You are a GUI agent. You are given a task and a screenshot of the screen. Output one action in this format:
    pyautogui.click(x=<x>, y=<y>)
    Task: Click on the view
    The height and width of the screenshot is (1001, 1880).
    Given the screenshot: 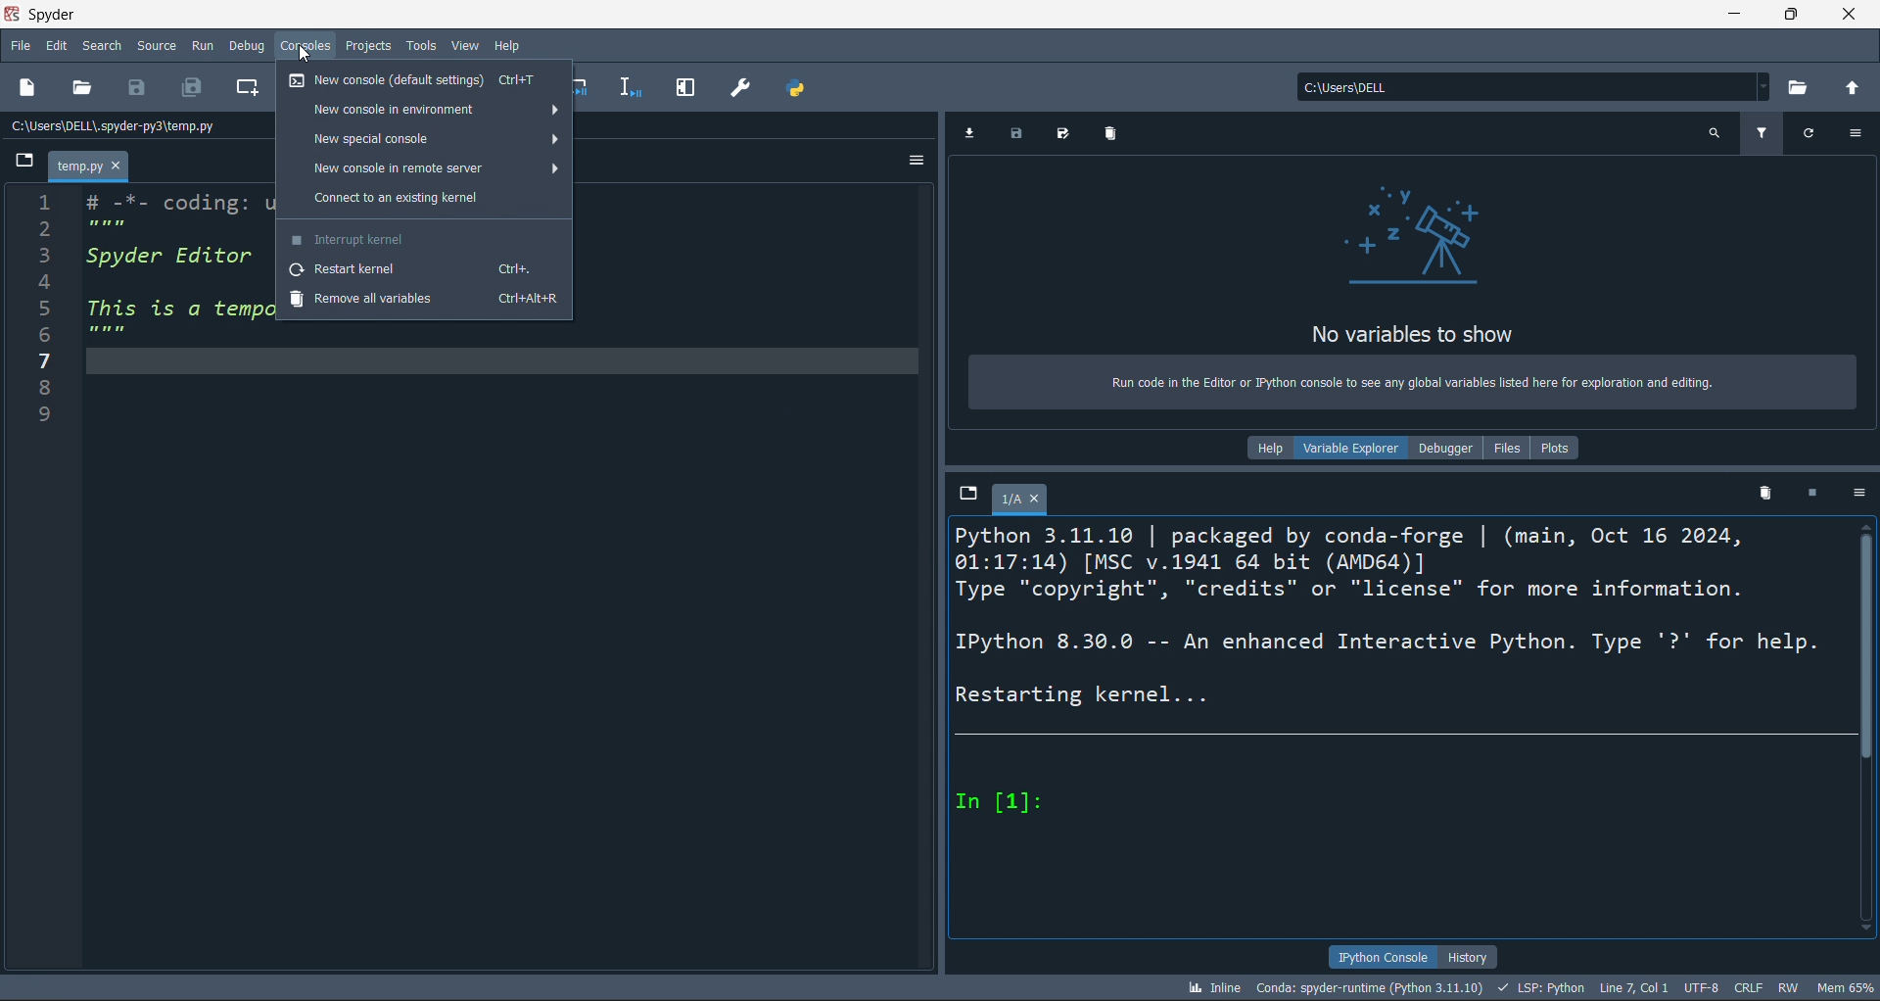 What is the action you would take?
    pyautogui.click(x=463, y=45)
    